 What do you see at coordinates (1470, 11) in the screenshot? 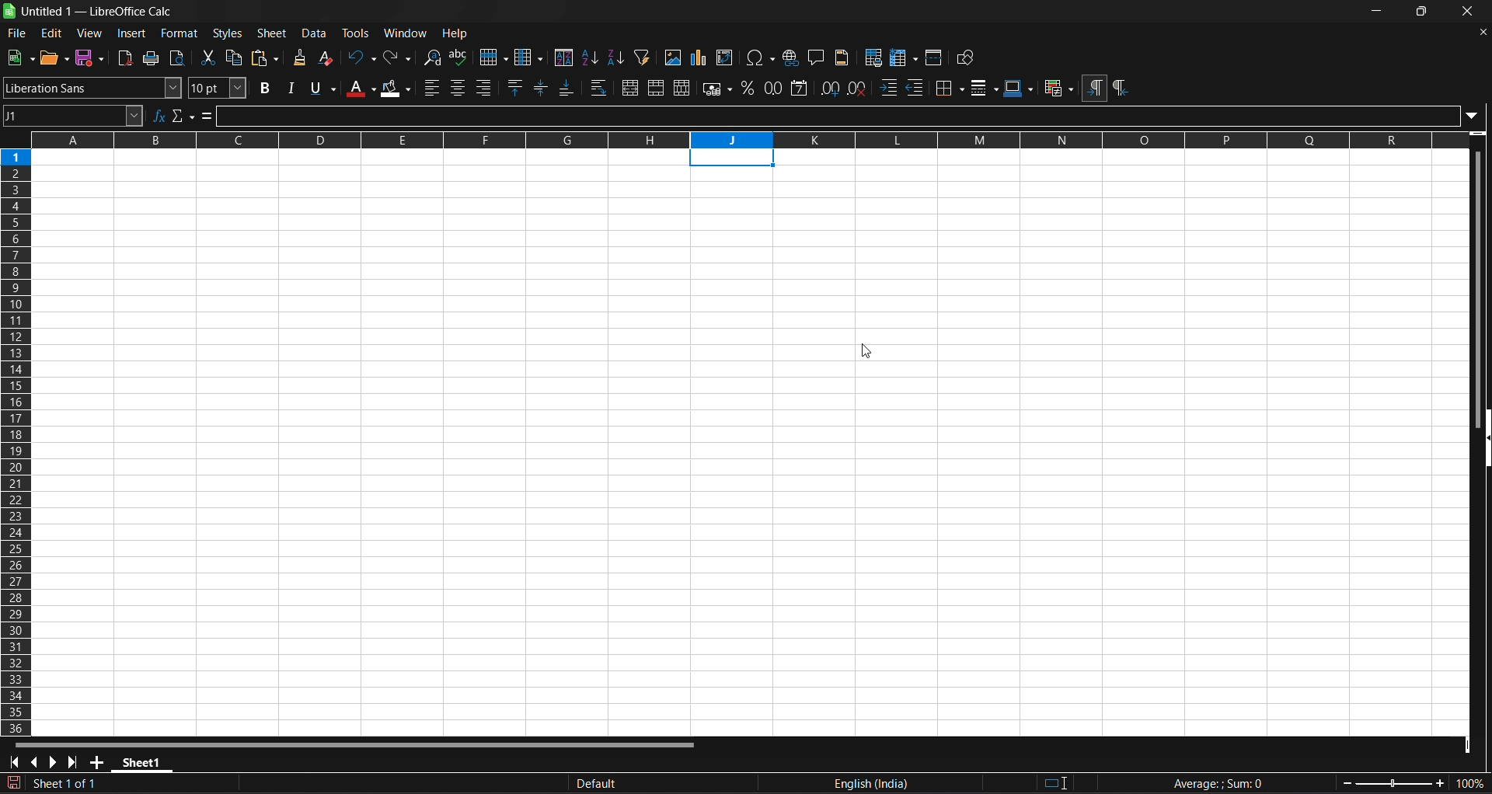
I see `close` at bounding box center [1470, 11].